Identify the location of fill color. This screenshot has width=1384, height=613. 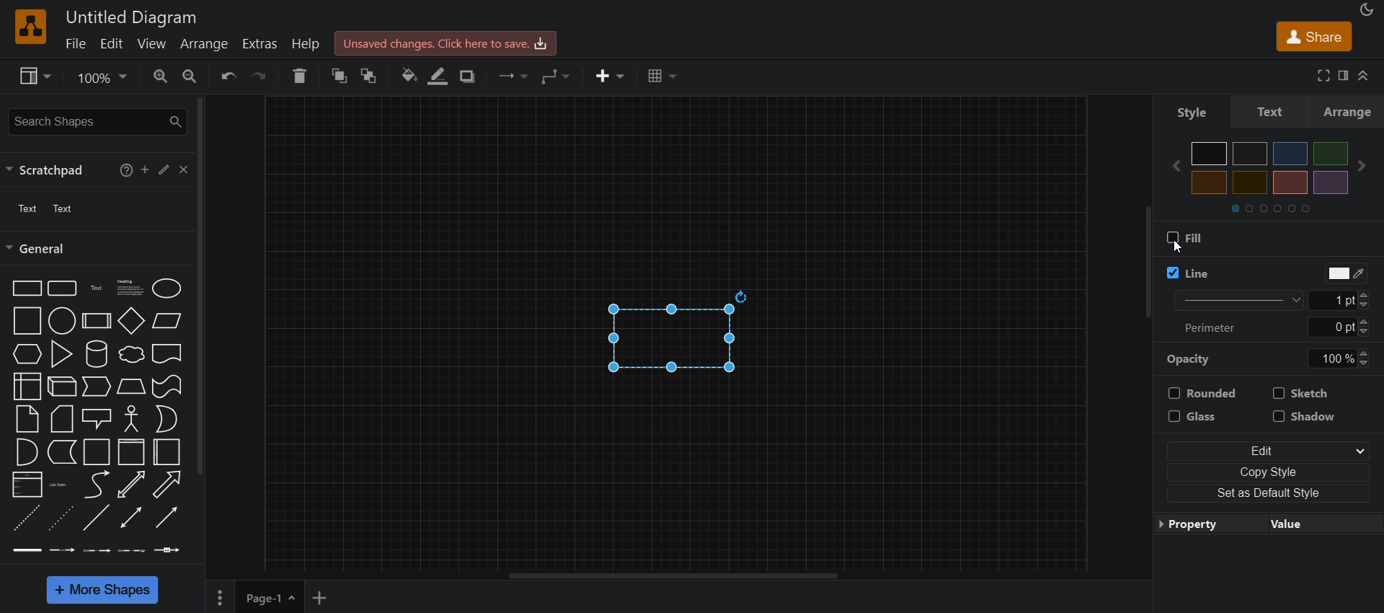
(408, 77).